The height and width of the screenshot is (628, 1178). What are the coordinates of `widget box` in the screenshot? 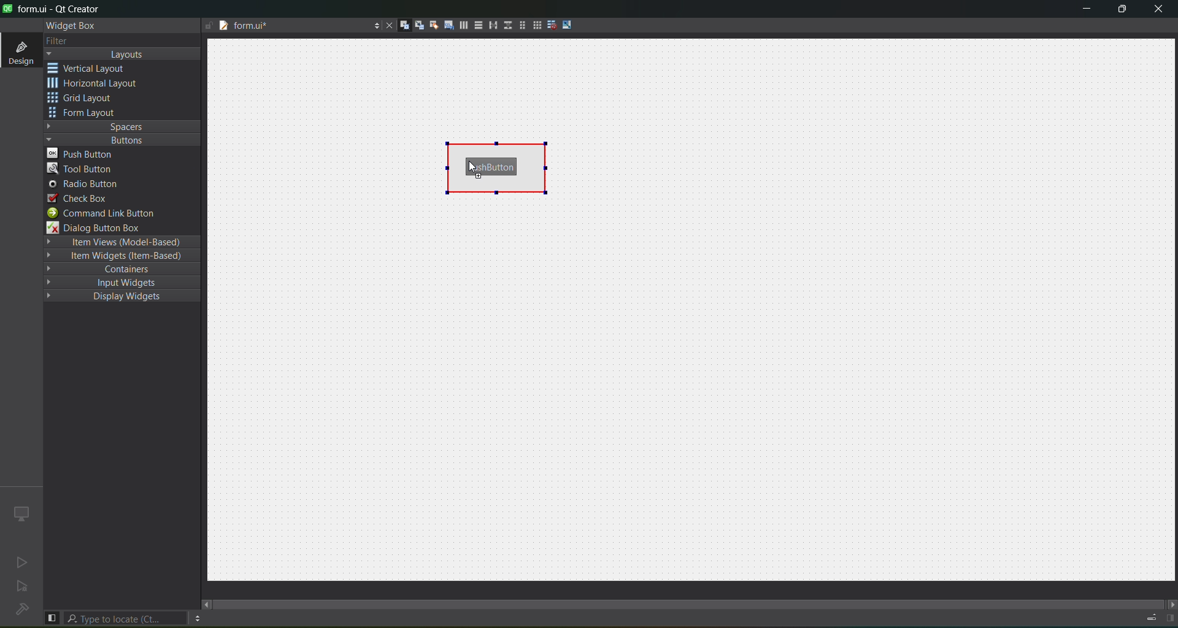 It's located at (69, 25).